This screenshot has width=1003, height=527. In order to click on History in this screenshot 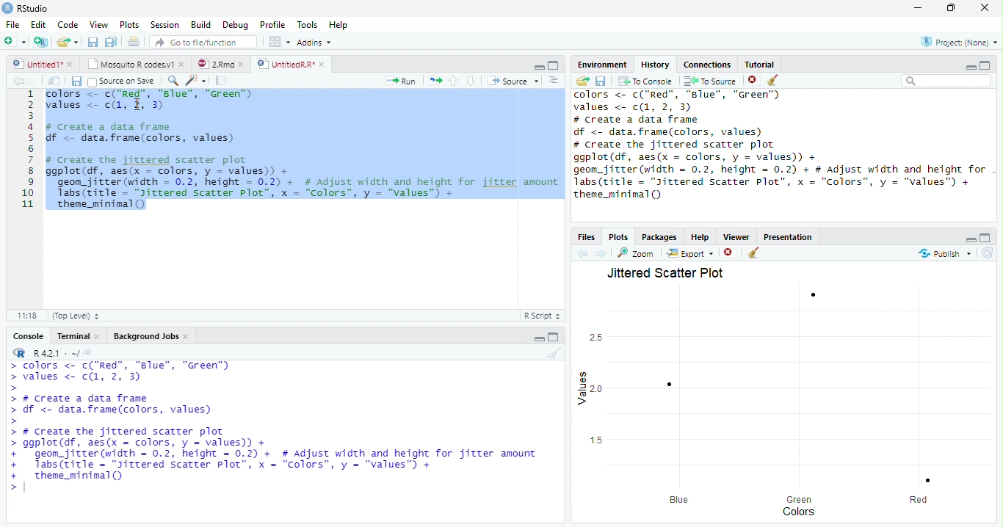, I will do `click(656, 65)`.